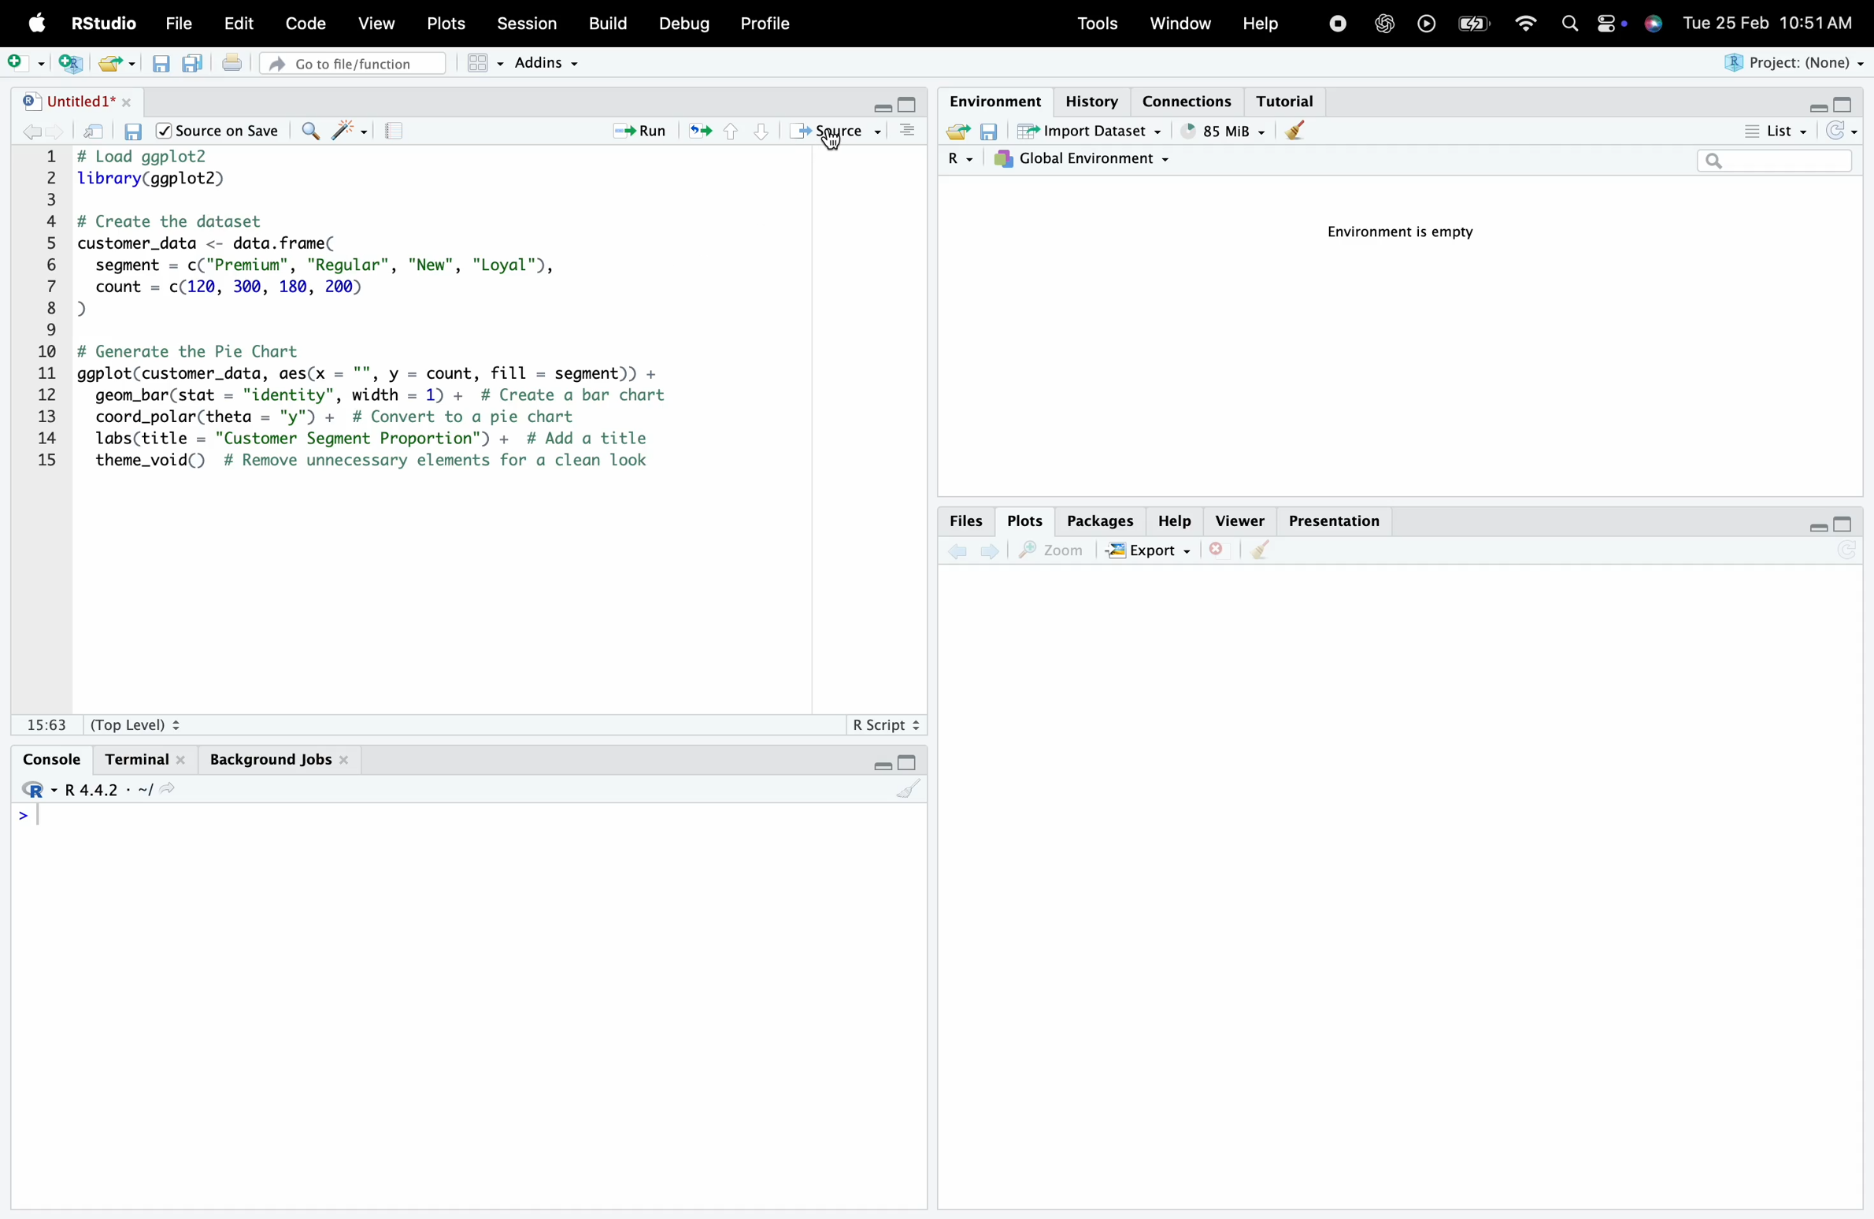 This screenshot has height=1219, width=1874. I want to click on Edit, so click(242, 24).